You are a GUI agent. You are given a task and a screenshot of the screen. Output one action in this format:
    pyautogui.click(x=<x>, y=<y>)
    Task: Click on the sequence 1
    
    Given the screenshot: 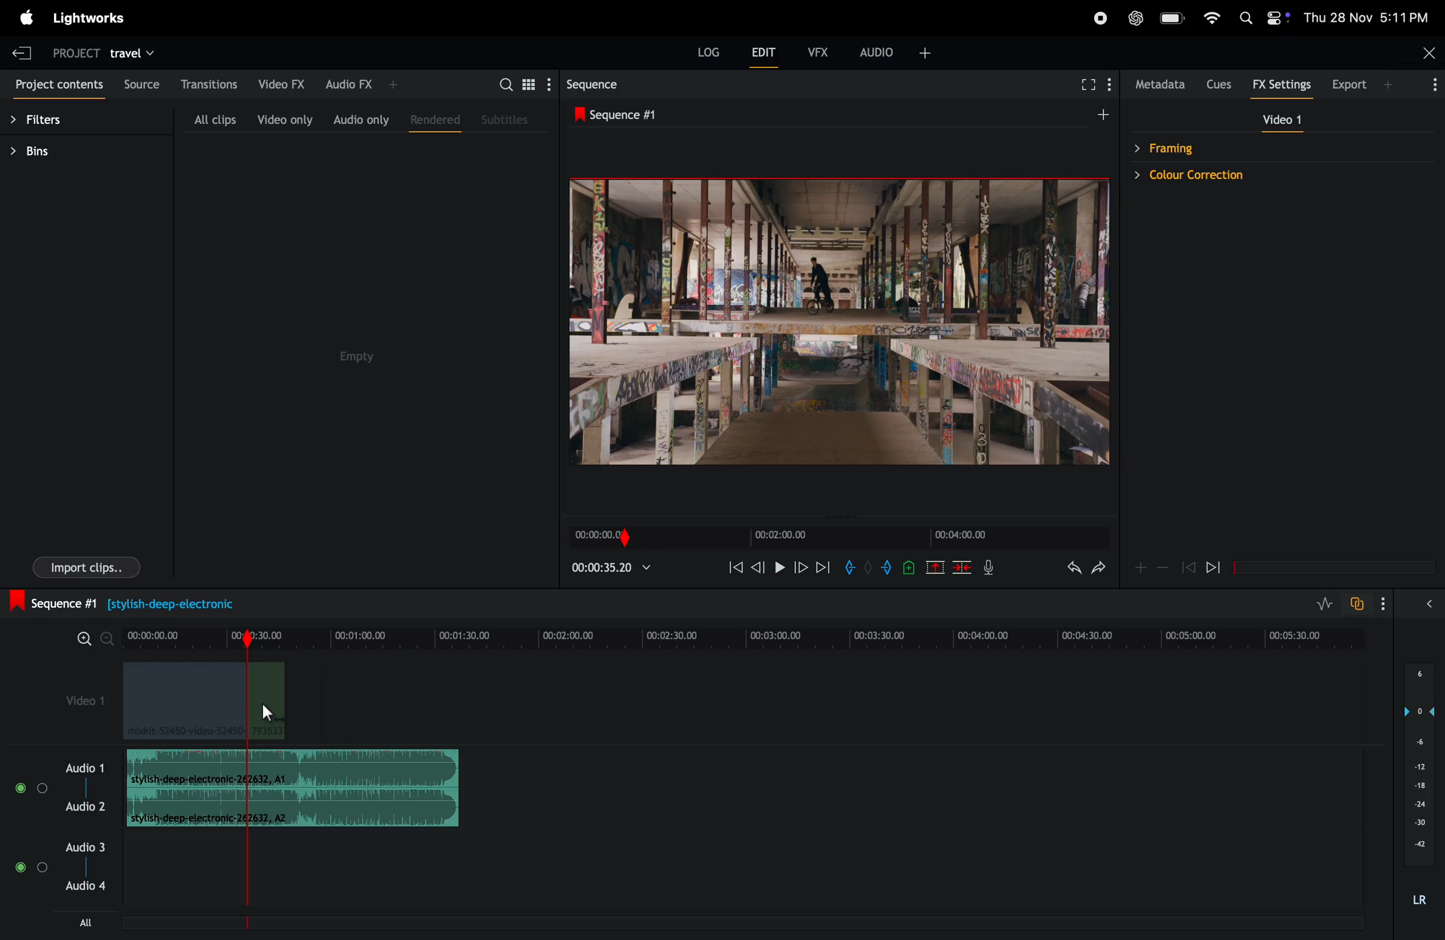 What is the action you would take?
    pyautogui.click(x=699, y=115)
    